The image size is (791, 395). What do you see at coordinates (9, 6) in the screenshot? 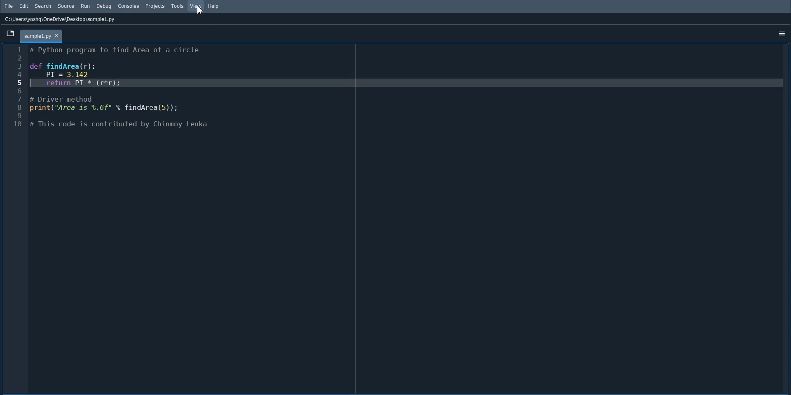
I see `File` at bounding box center [9, 6].